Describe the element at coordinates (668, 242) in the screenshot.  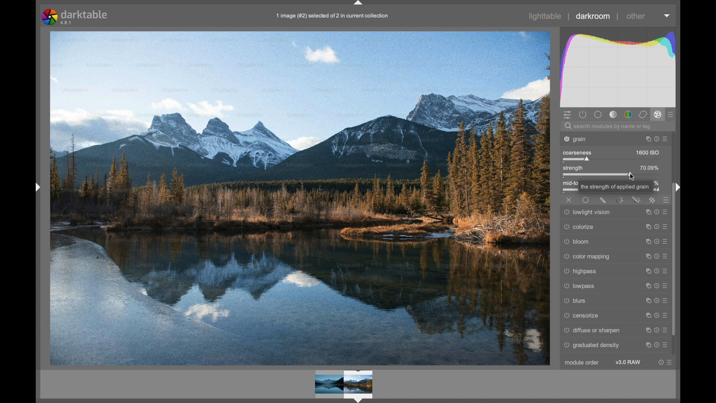
I see `presets` at that location.